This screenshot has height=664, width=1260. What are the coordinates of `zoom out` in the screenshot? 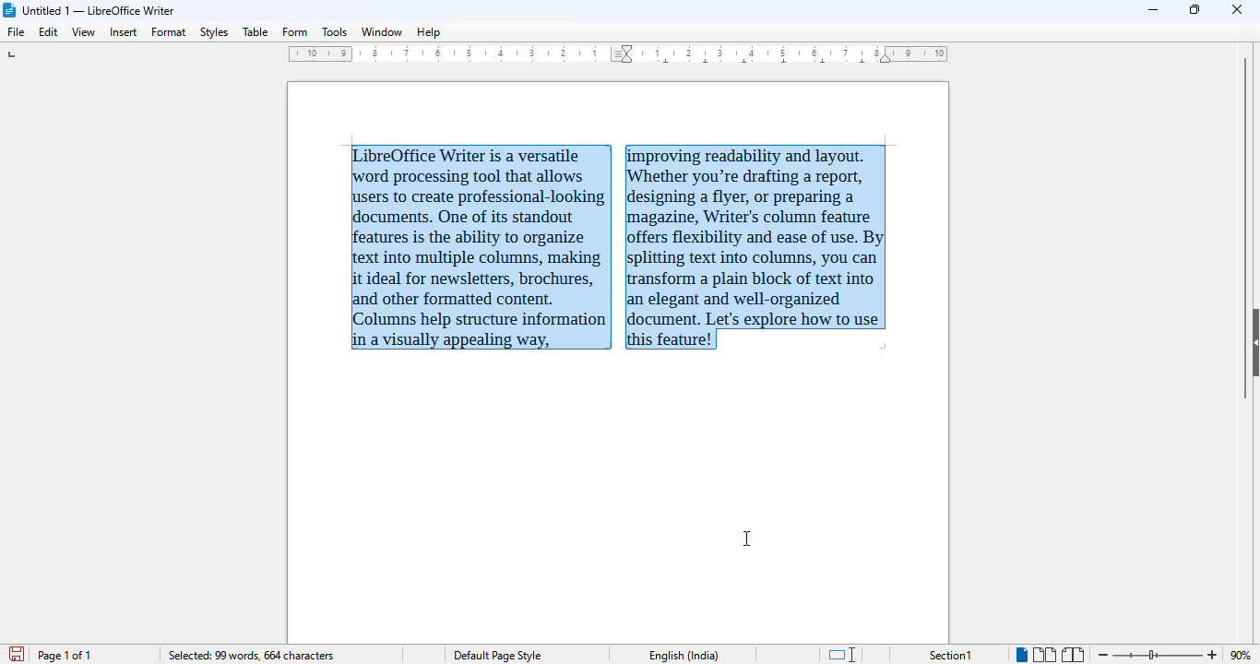 It's located at (1104, 654).